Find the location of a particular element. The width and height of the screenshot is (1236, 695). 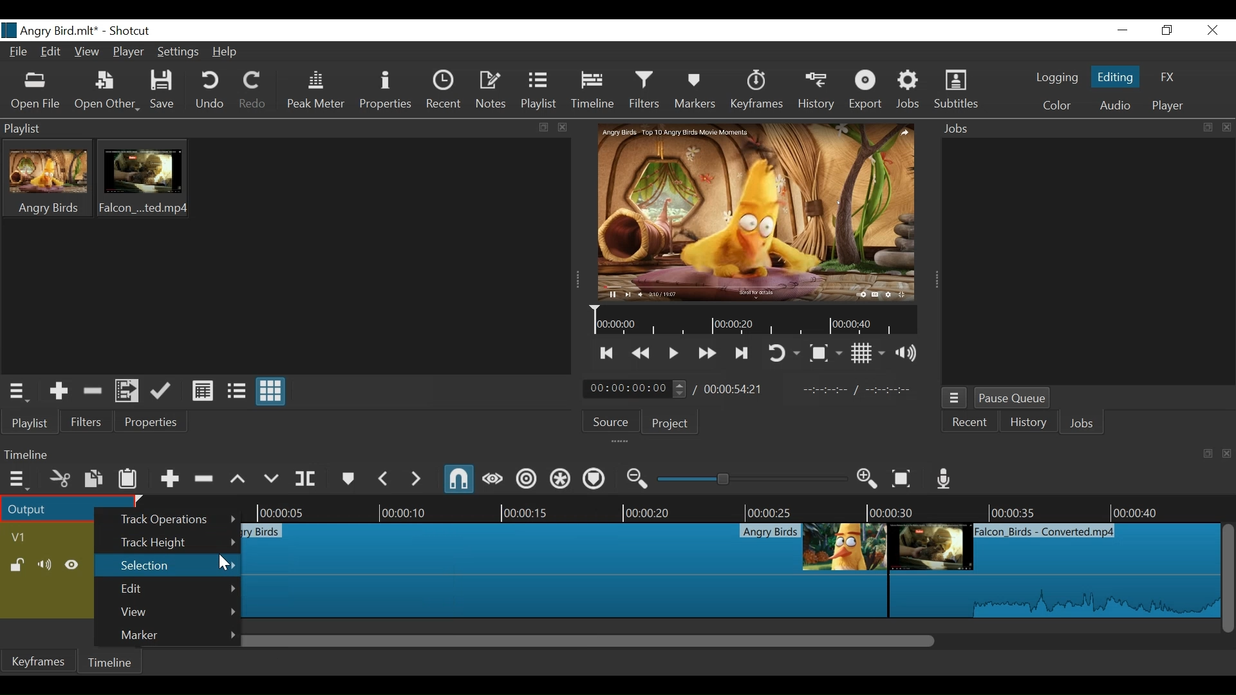

Ripple all tracks is located at coordinates (558, 479).